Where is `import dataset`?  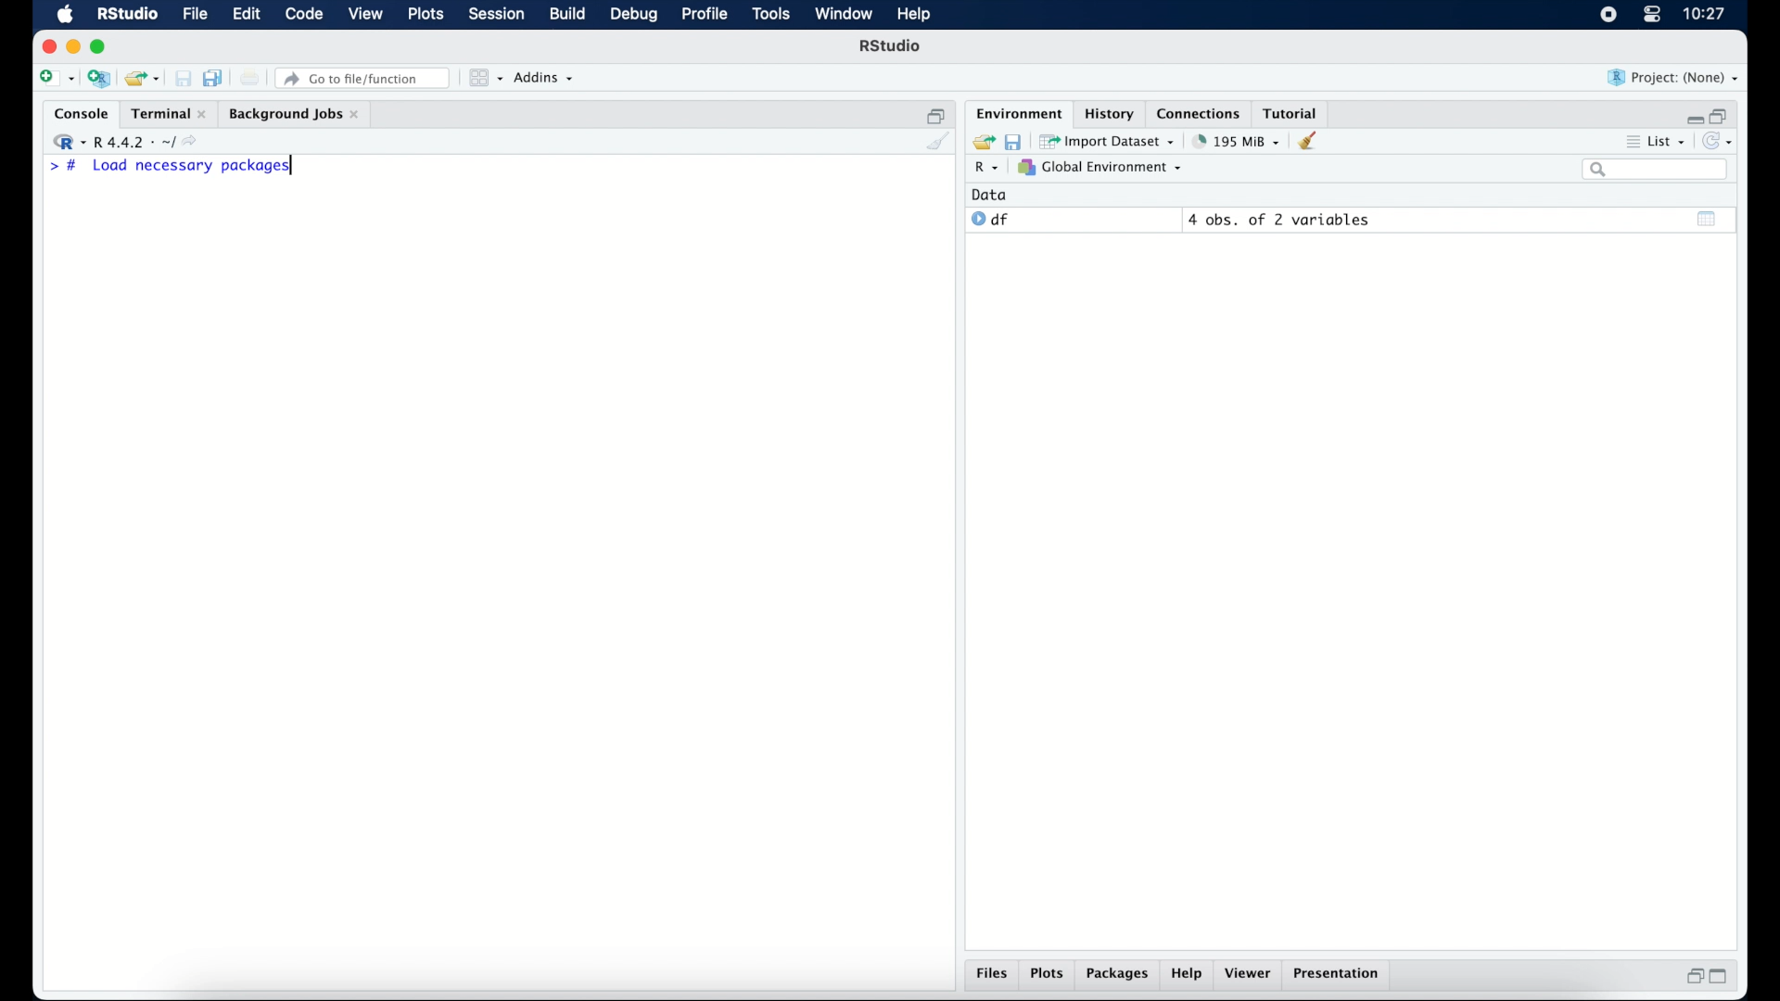
import dataset is located at coordinates (1109, 140).